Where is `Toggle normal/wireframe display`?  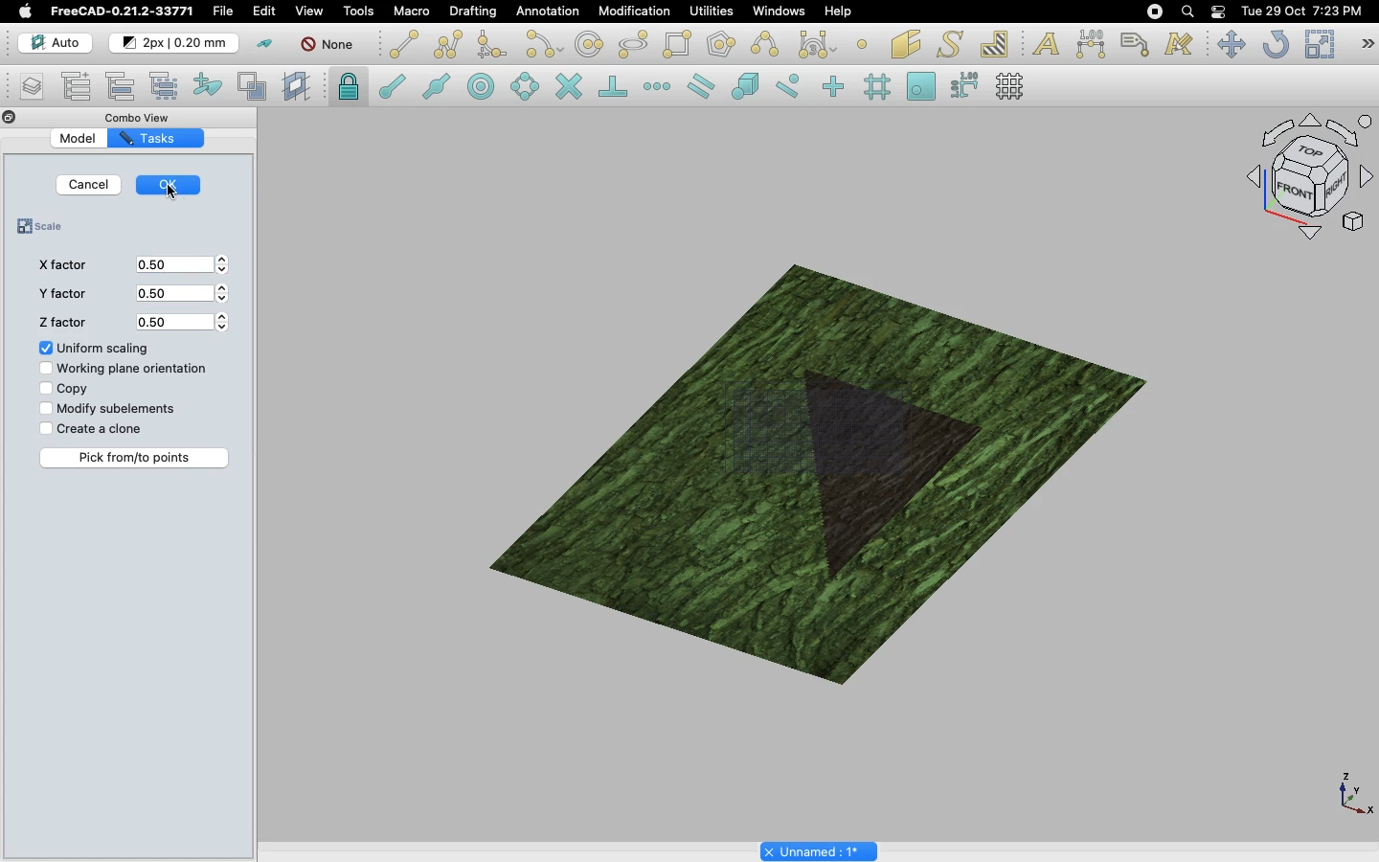 Toggle normal/wireframe display is located at coordinates (253, 86).